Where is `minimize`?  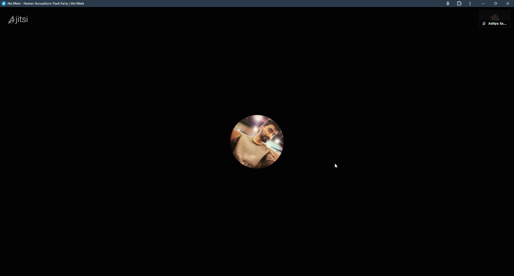
minimize is located at coordinates (484, 4).